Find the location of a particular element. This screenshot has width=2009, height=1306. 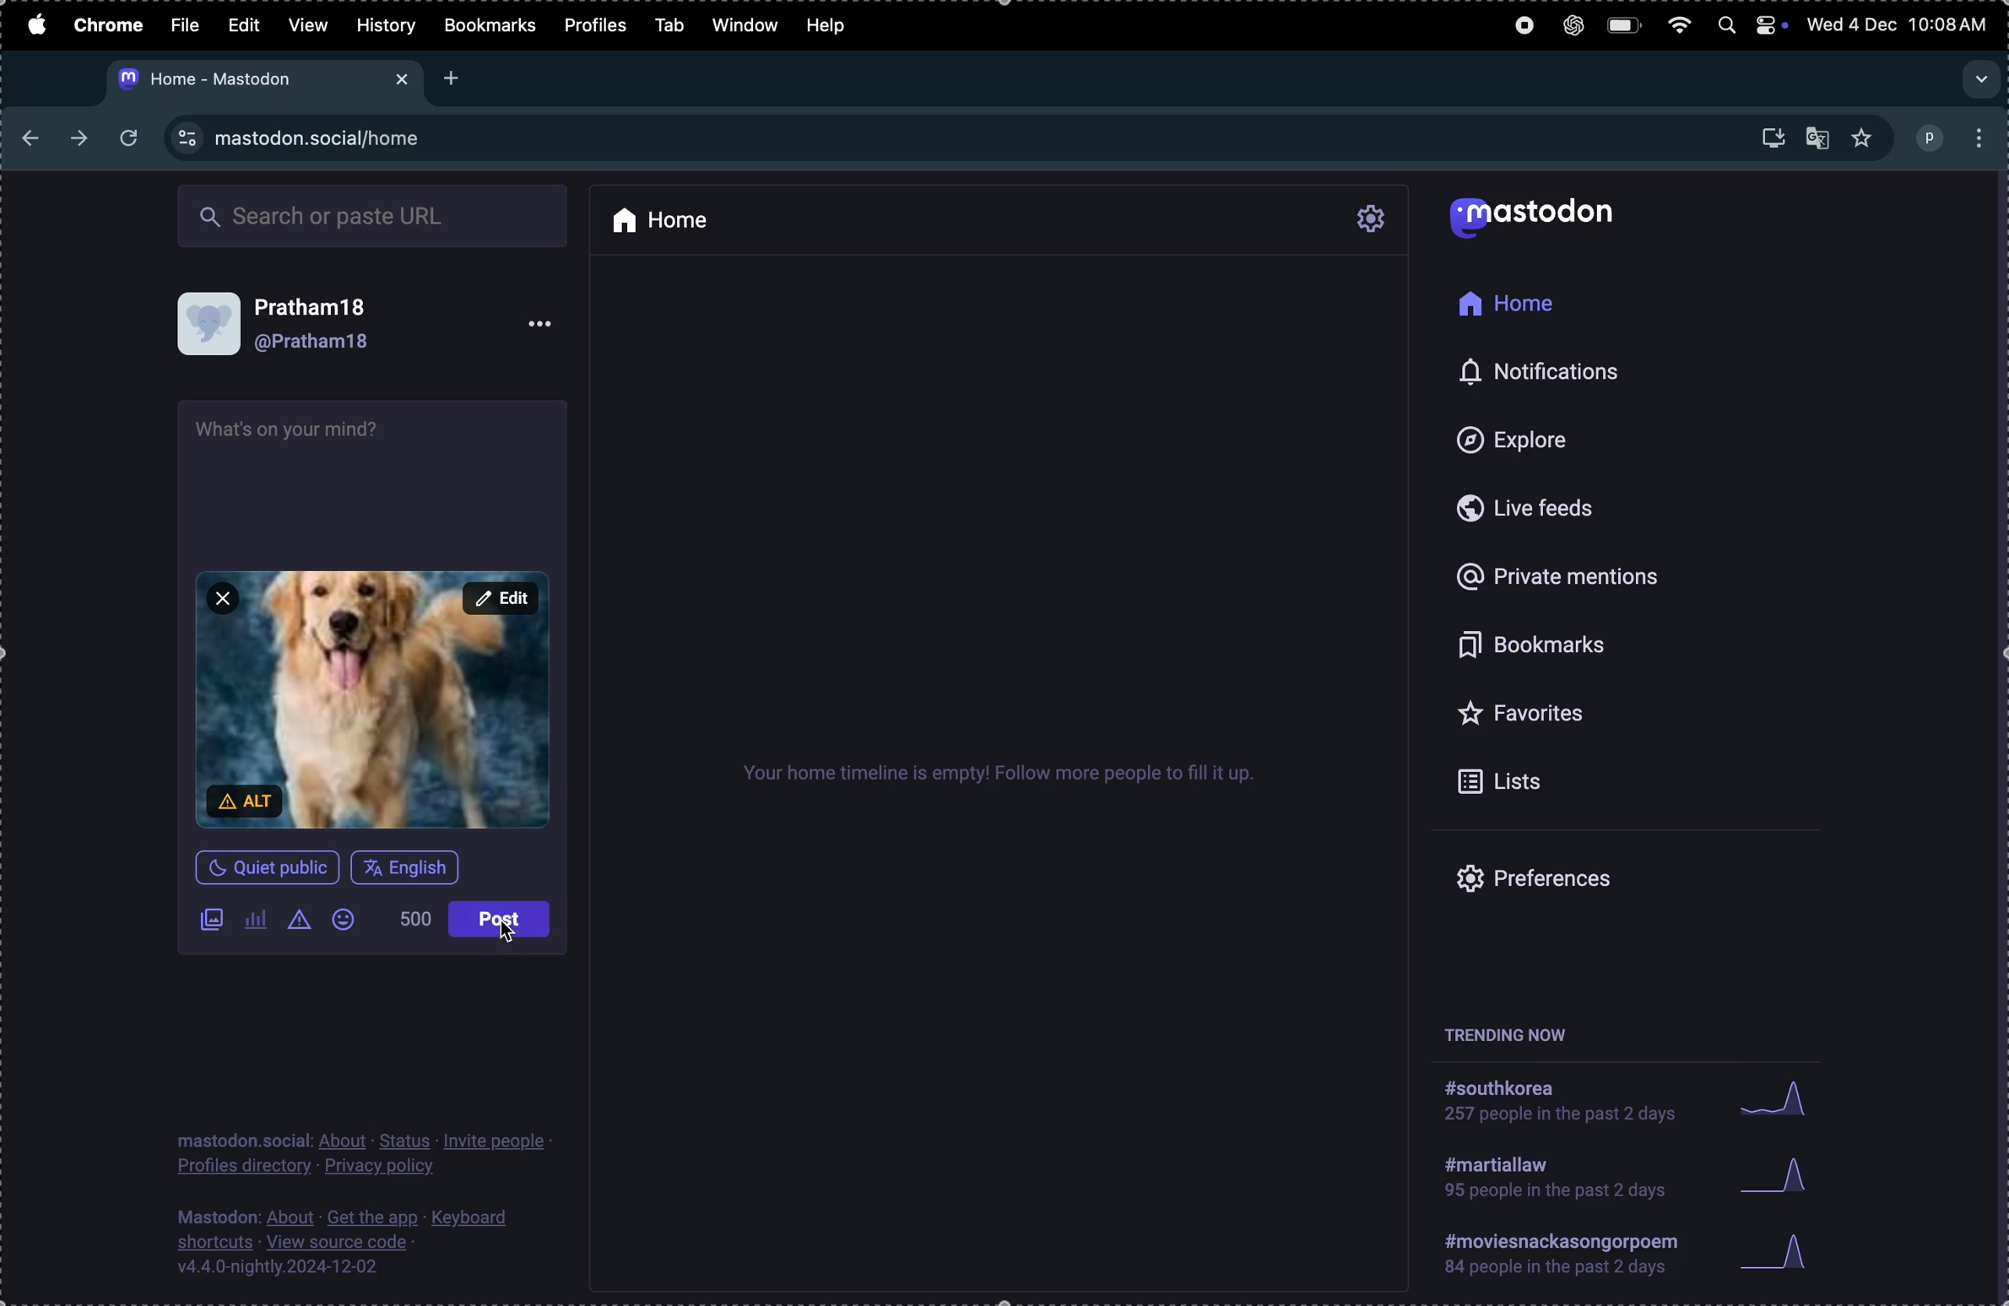

Favorites is located at coordinates (1524, 715).